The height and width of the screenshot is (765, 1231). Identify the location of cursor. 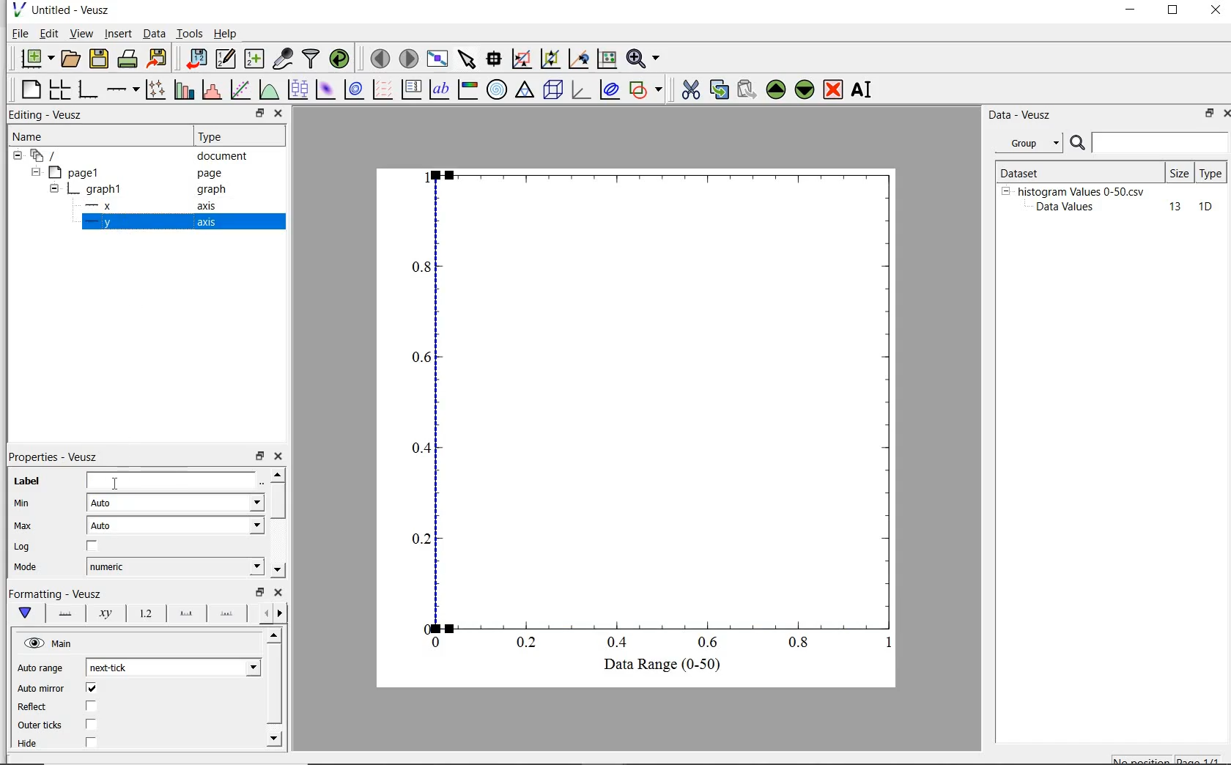
(116, 484).